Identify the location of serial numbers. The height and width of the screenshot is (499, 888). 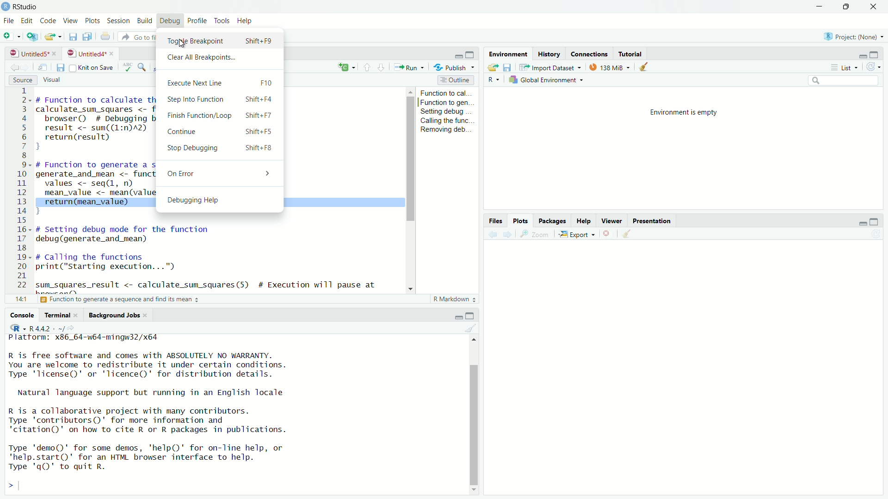
(21, 189).